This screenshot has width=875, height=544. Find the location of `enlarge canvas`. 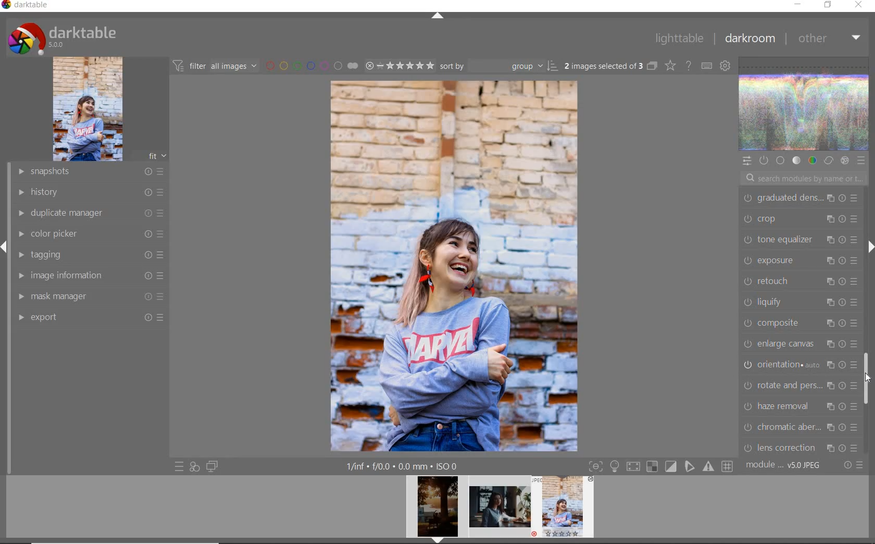

enlarge canvas is located at coordinates (800, 344).